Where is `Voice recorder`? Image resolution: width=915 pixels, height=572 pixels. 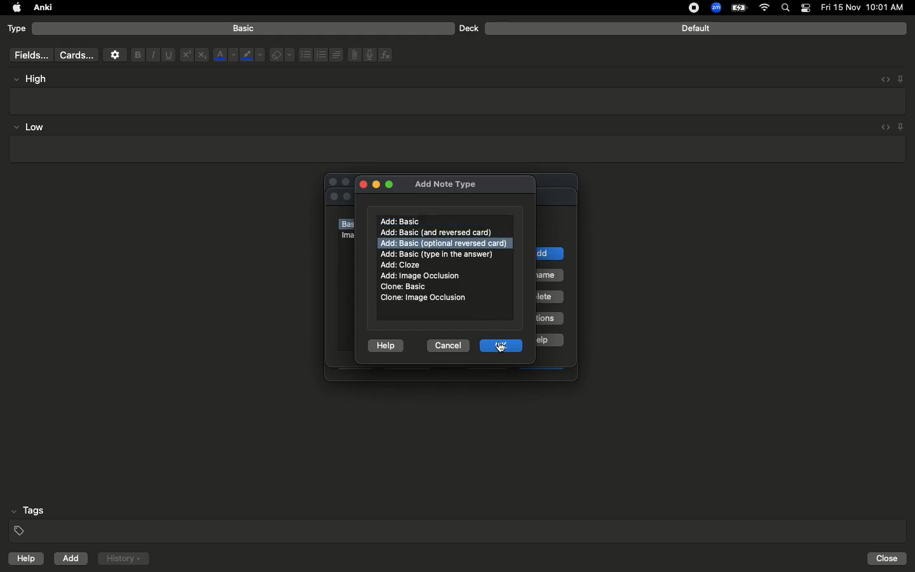 Voice recorder is located at coordinates (369, 53).